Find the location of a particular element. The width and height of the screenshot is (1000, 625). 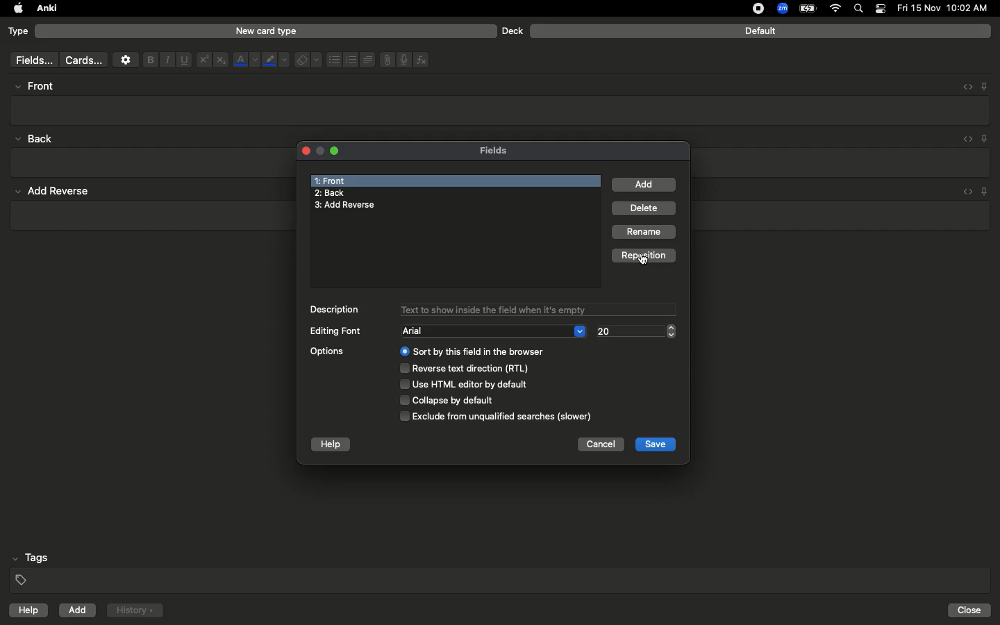

Zoom is located at coordinates (781, 9).